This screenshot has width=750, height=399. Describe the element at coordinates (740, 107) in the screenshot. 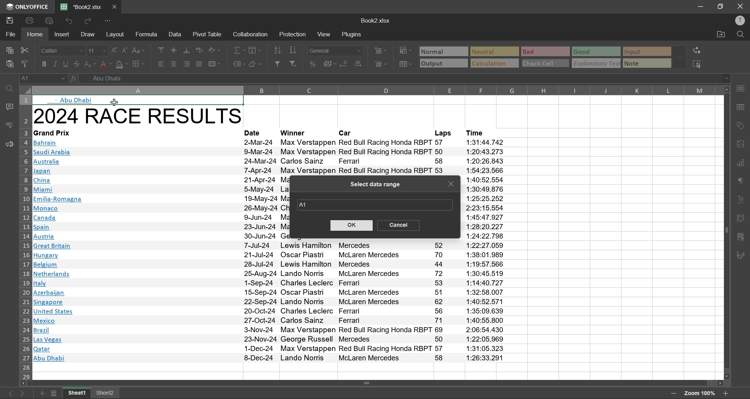

I see `table` at that location.